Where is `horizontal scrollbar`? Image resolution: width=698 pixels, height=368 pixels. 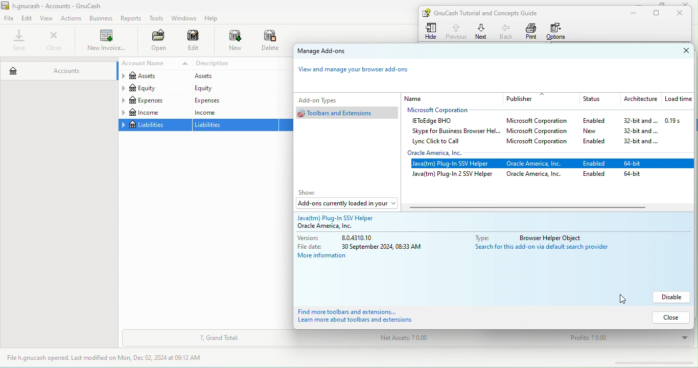 horizontal scrollbar is located at coordinates (526, 208).